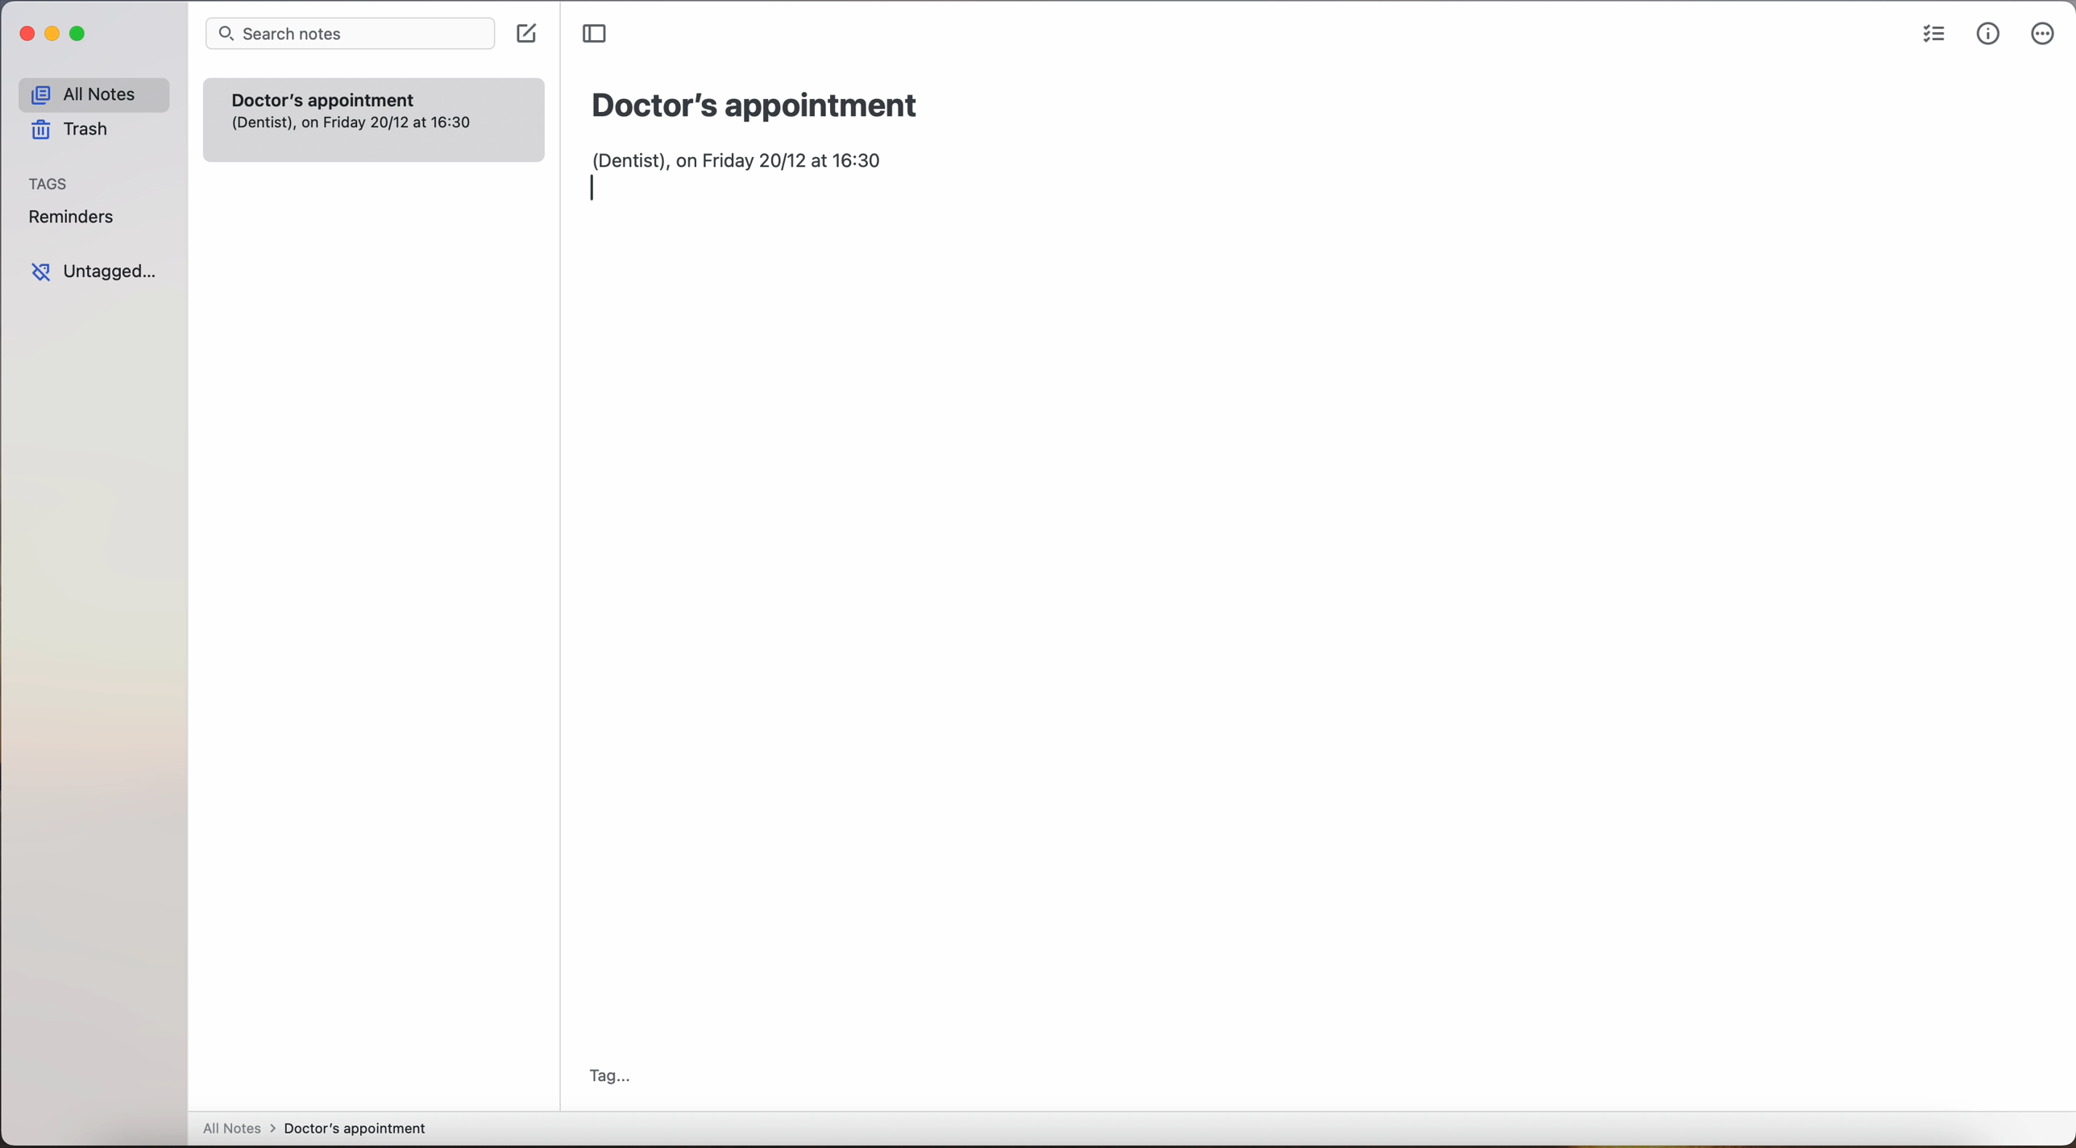 The image size is (2076, 1148). What do you see at coordinates (49, 184) in the screenshot?
I see `tags` at bounding box center [49, 184].